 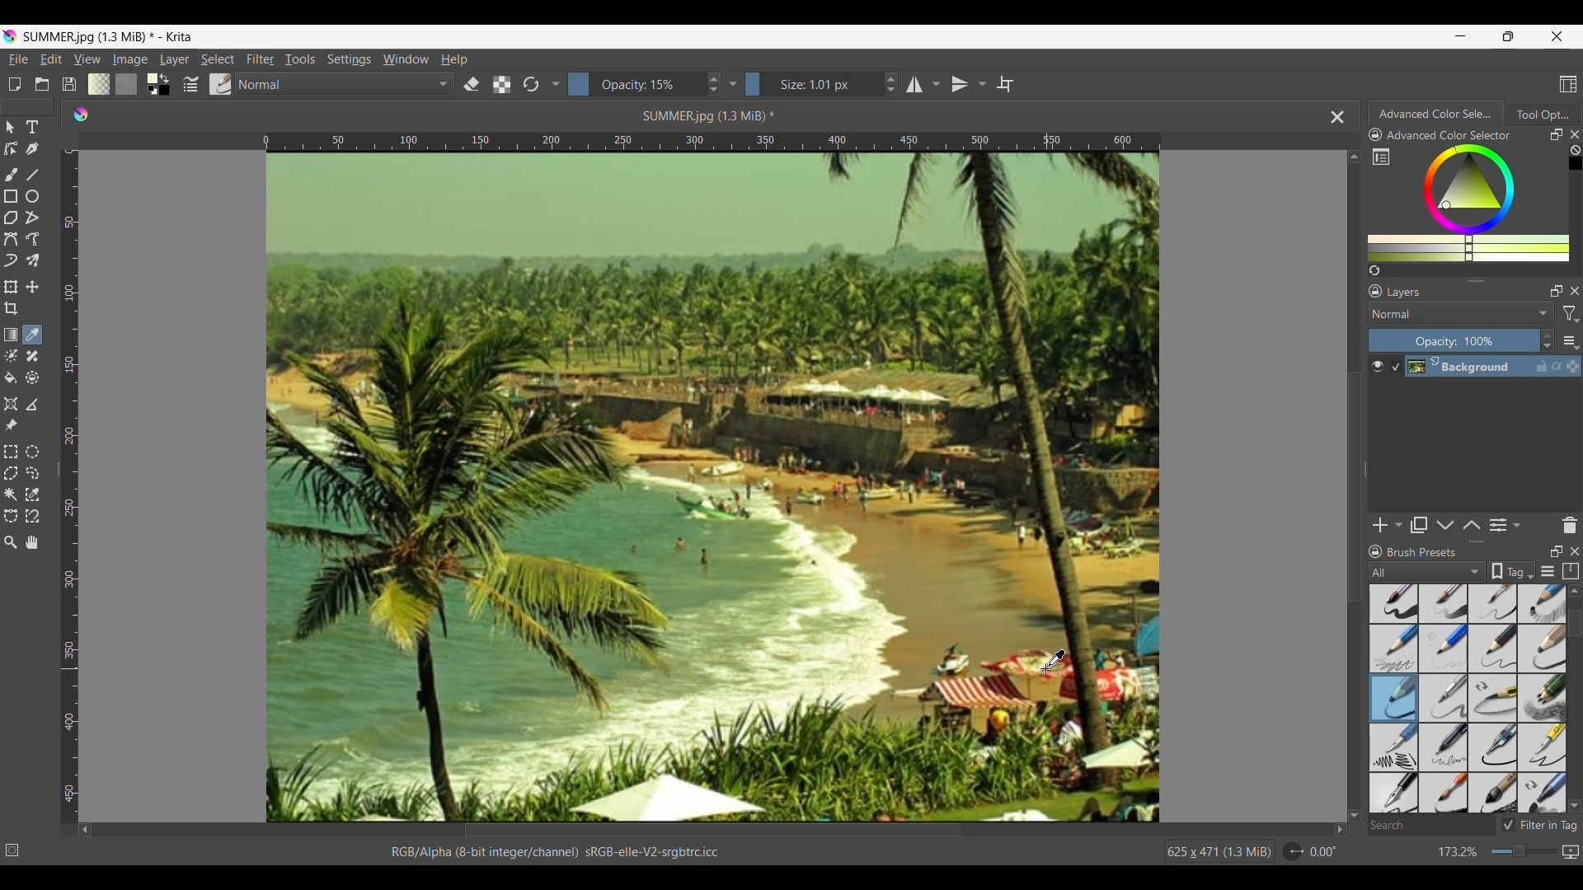 What do you see at coordinates (130, 59) in the screenshot?
I see `Image menu` at bounding box center [130, 59].